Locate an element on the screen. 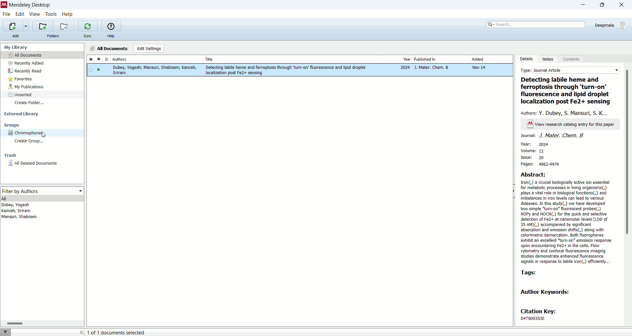 The image size is (632, 336). folders is located at coordinates (52, 36).